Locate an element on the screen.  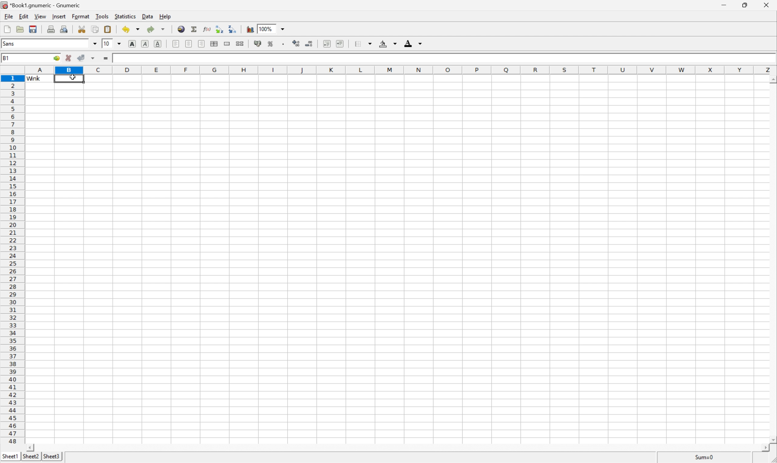
italic is located at coordinates (145, 43).